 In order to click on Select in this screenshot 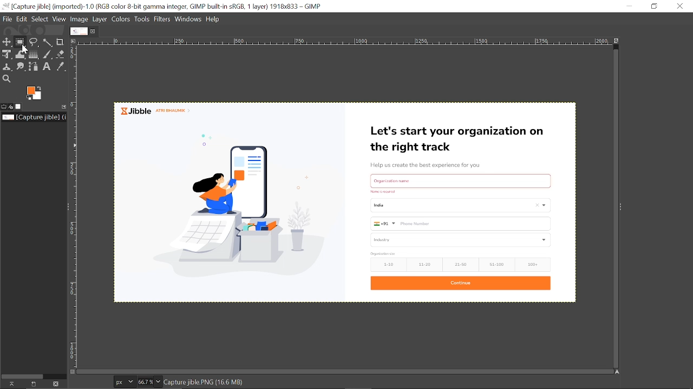, I will do `click(40, 18)`.